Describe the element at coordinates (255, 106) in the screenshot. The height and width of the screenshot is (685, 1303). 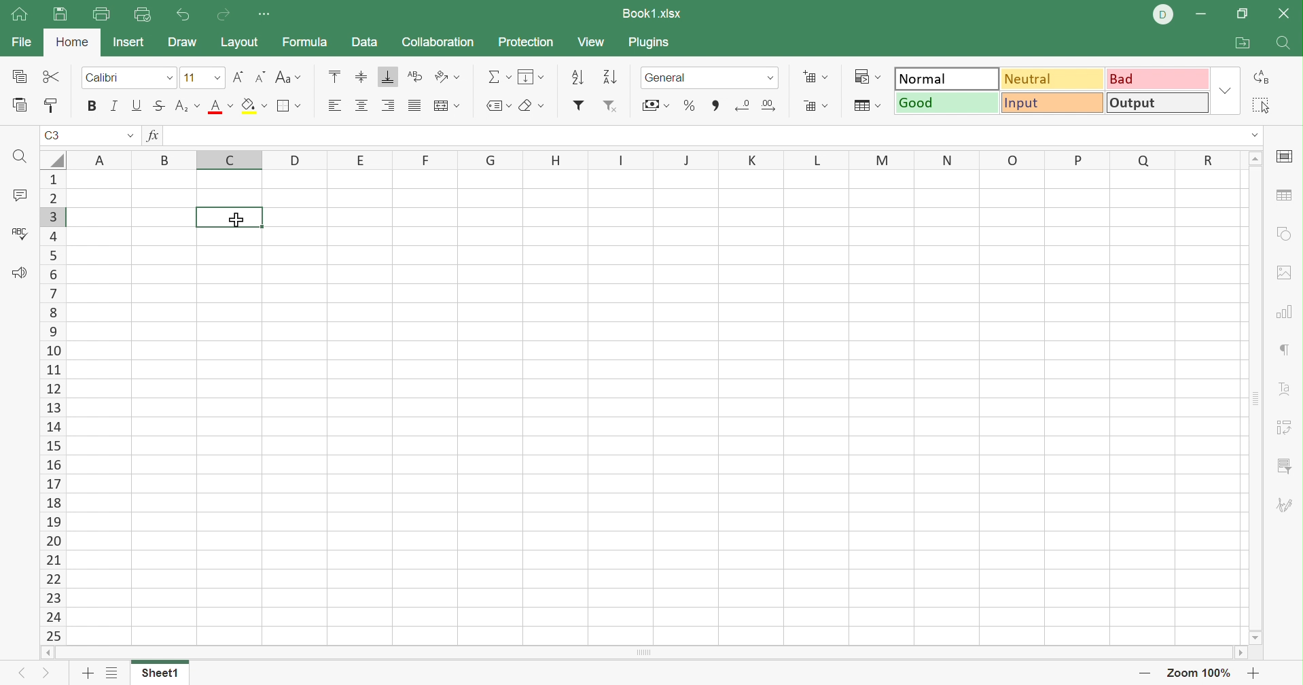
I see `Fill color` at that location.